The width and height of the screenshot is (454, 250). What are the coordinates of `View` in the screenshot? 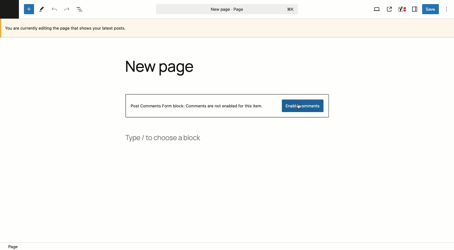 It's located at (377, 9).